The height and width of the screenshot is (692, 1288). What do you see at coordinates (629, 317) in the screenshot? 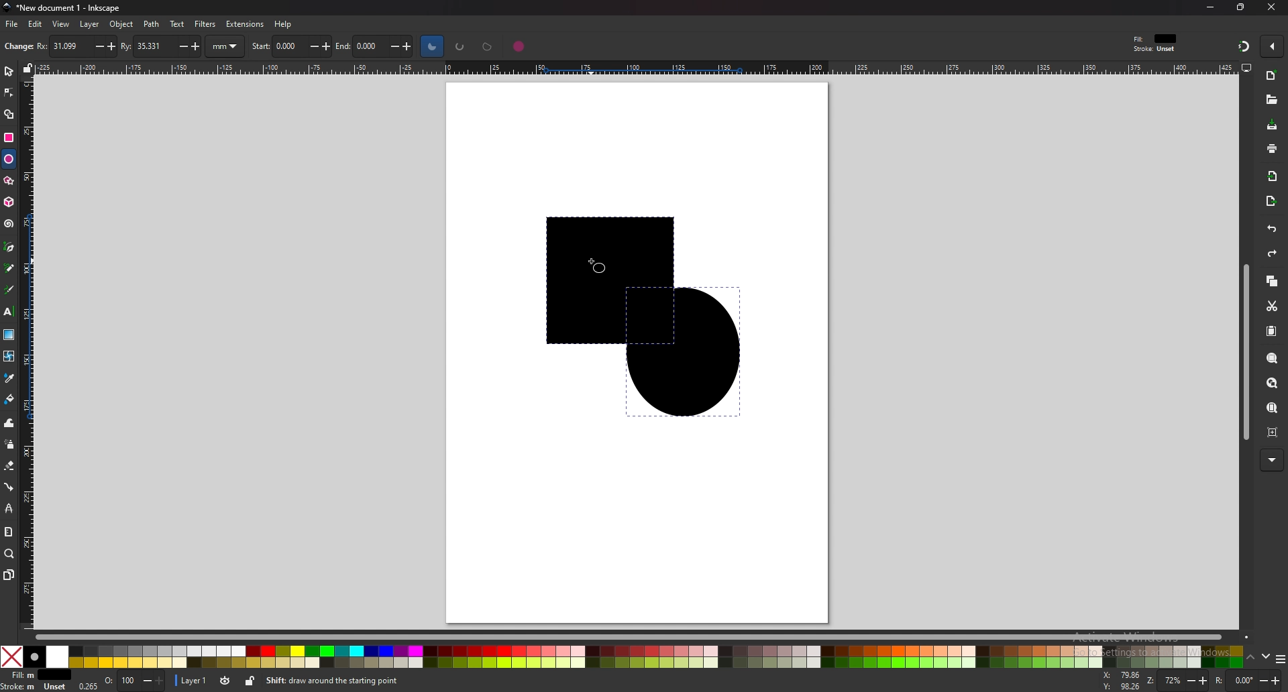
I see `shapes` at bounding box center [629, 317].